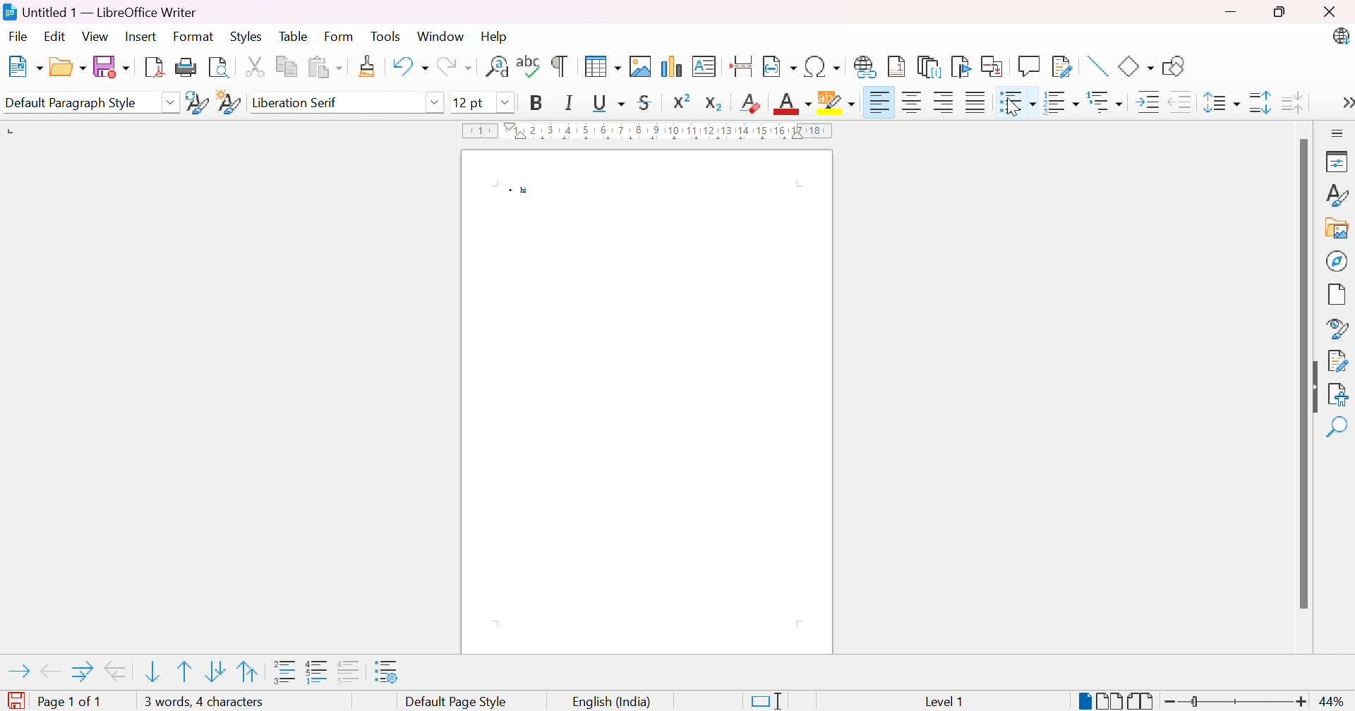 This screenshot has width=1355, height=711. What do you see at coordinates (613, 703) in the screenshot?
I see `English (India)` at bounding box center [613, 703].